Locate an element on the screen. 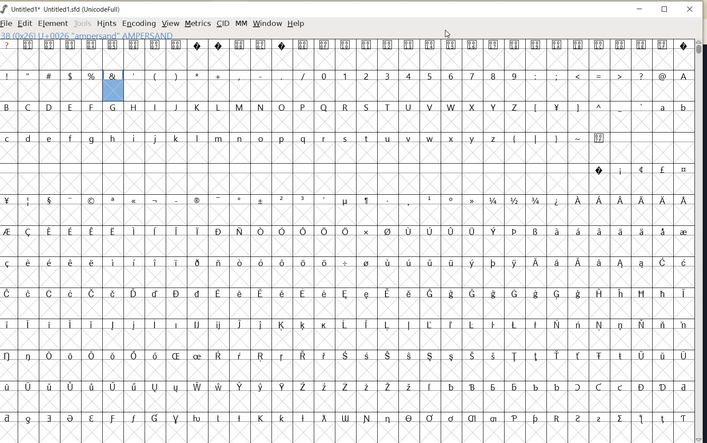 The image size is (707, 443). WINDOW is located at coordinates (268, 23).